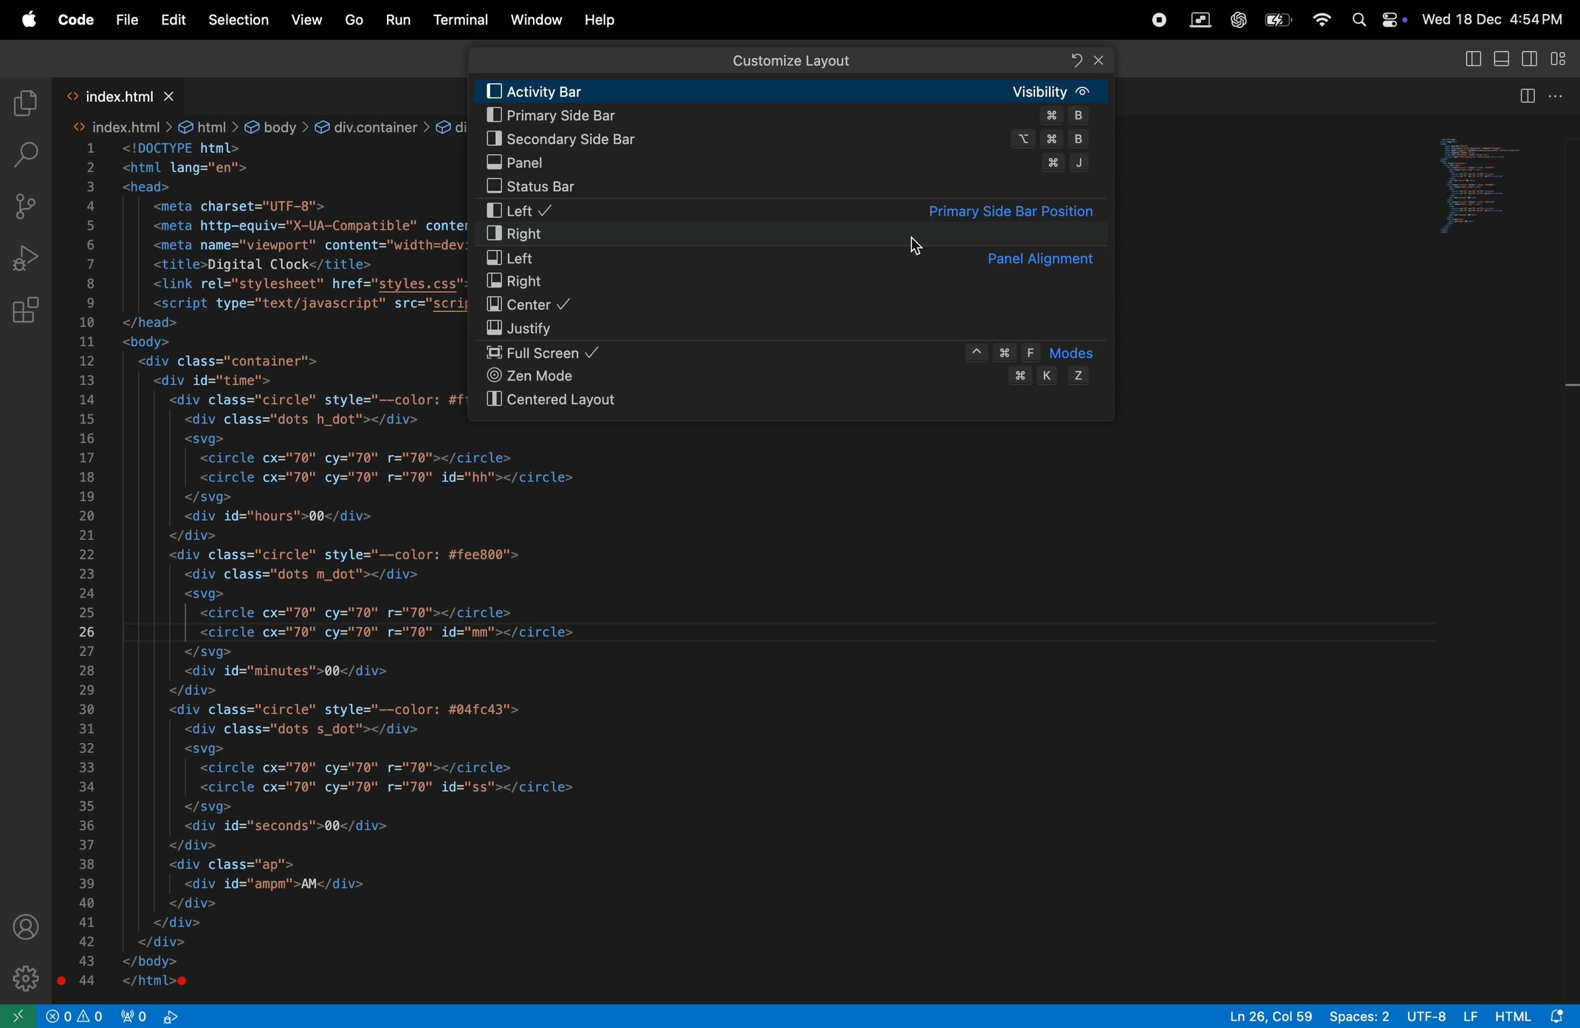  Describe the element at coordinates (793, 90) in the screenshot. I see `activity bar` at that location.